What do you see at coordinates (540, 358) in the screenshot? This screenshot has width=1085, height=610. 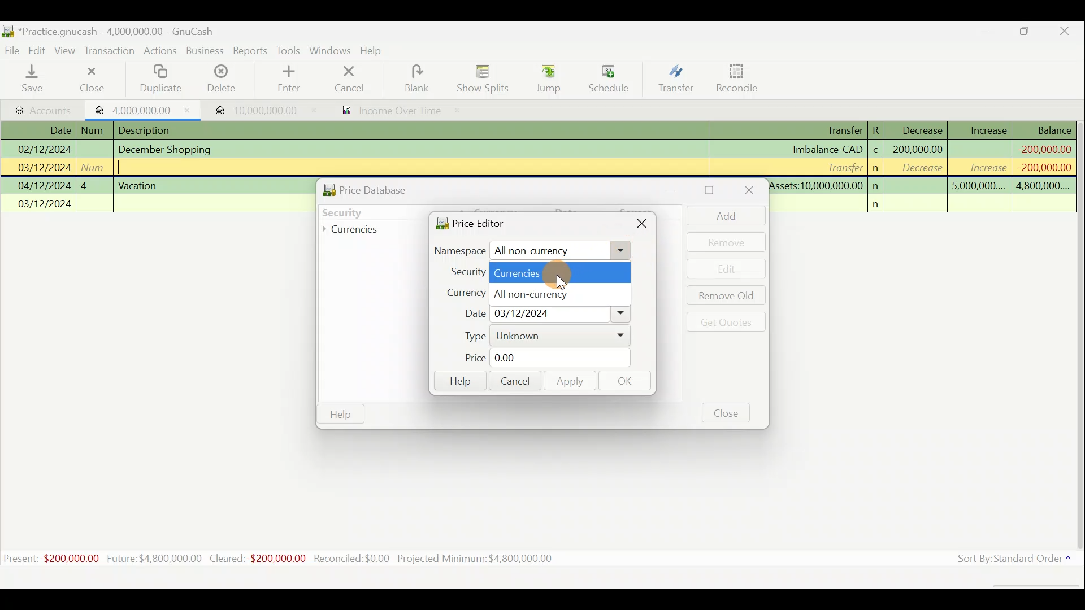 I see `Price` at bounding box center [540, 358].